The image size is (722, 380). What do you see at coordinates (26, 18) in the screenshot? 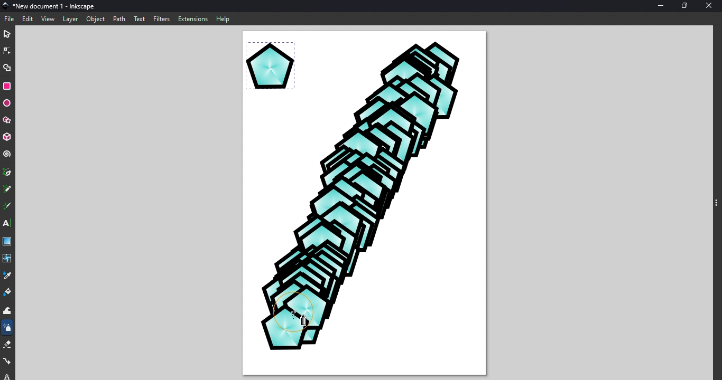
I see `Edit` at bounding box center [26, 18].